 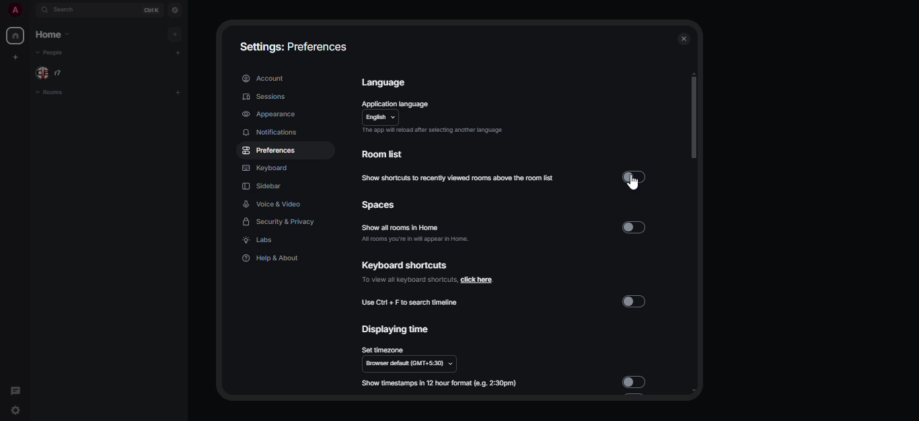 What do you see at coordinates (270, 114) in the screenshot?
I see `appearance` at bounding box center [270, 114].